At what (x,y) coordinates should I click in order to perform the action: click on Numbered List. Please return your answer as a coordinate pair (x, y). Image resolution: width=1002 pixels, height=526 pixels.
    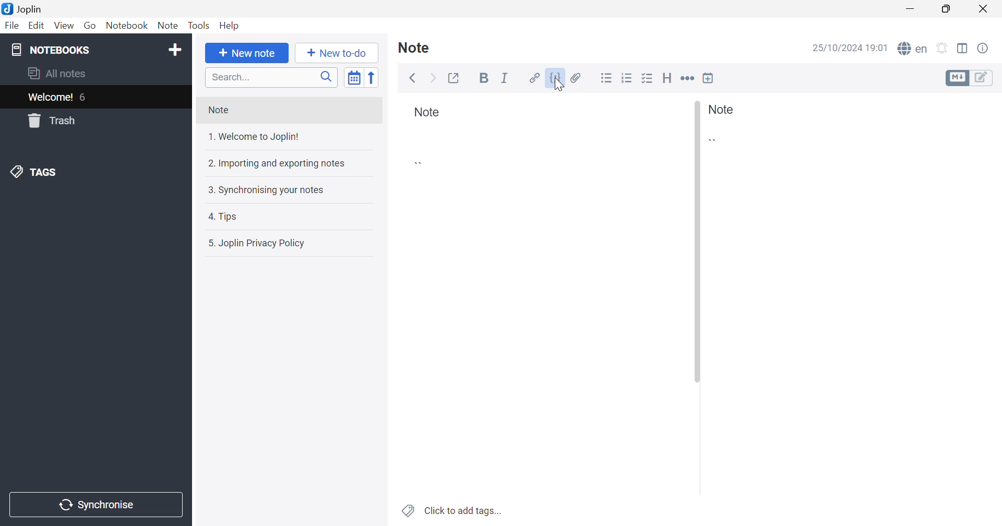
    Looking at the image, I should click on (627, 77).